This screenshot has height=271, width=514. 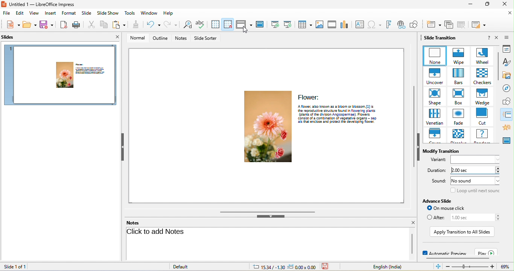 I want to click on new slide, so click(x=432, y=24).